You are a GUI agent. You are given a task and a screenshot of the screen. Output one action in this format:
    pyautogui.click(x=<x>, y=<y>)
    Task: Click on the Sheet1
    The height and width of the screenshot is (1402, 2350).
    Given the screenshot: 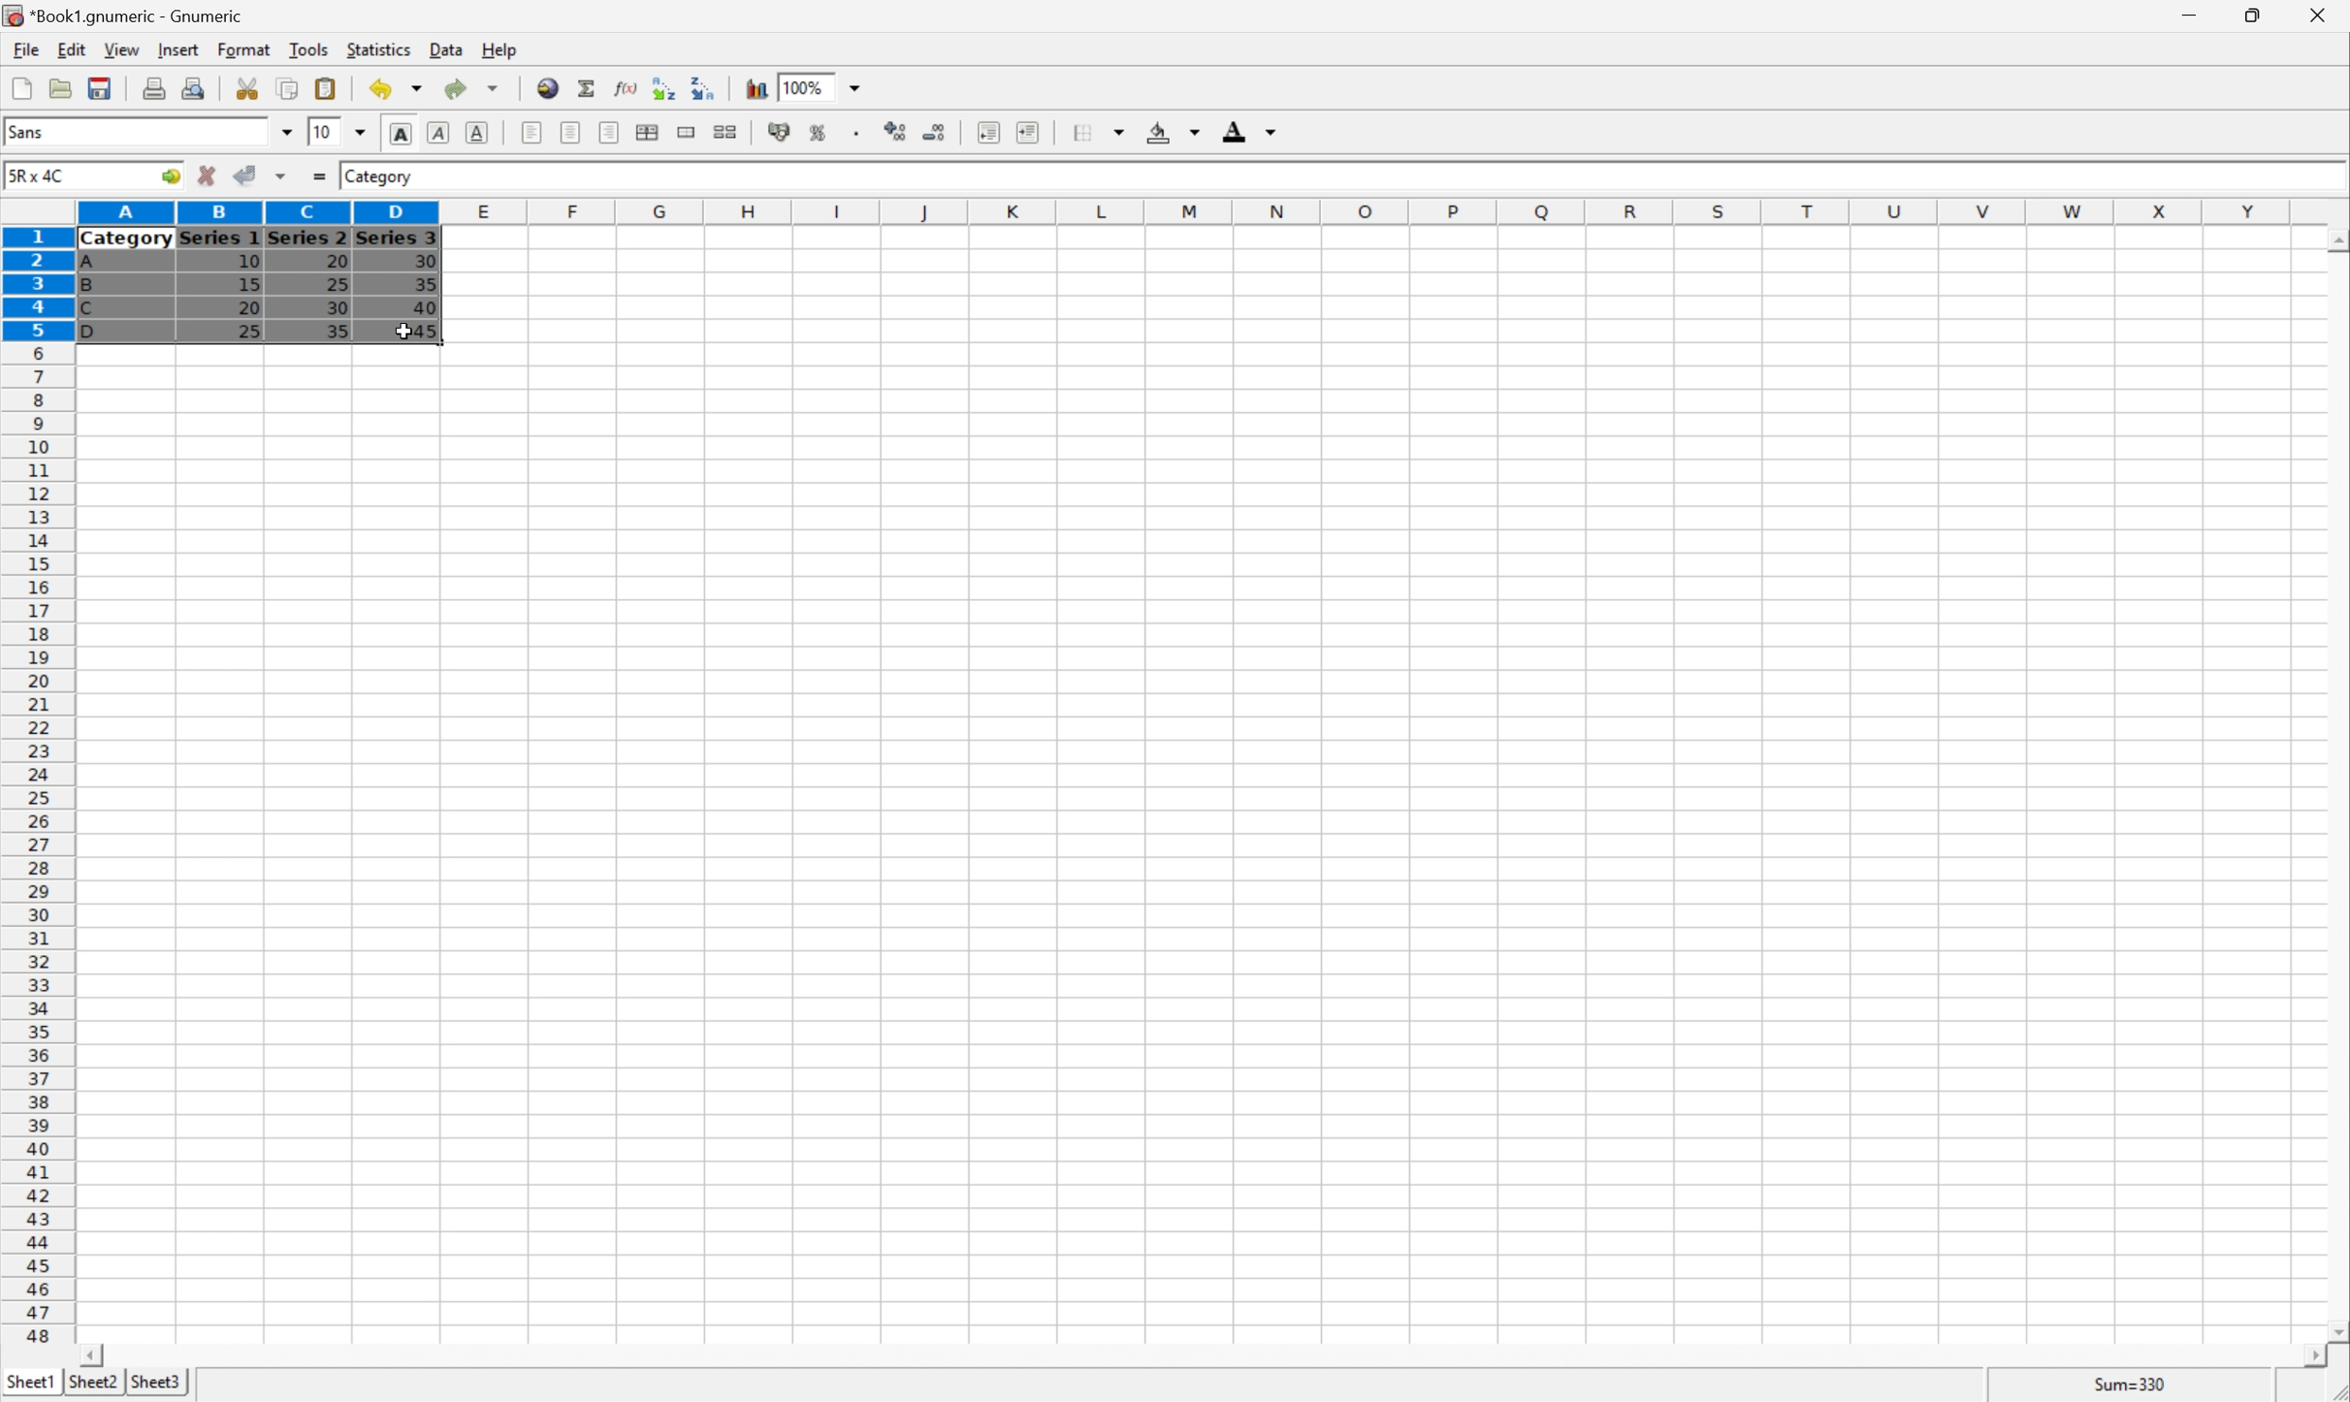 What is the action you would take?
    pyautogui.click(x=29, y=1383)
    